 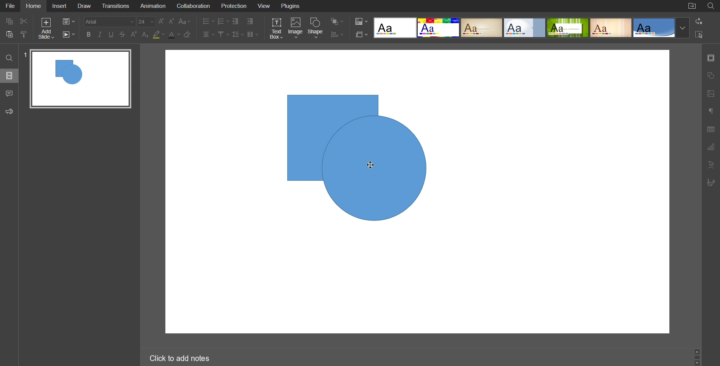 What do you see at coordinates (174, 35) in the screenshot?
I see `Text Color` at bounding box center [174, 35].